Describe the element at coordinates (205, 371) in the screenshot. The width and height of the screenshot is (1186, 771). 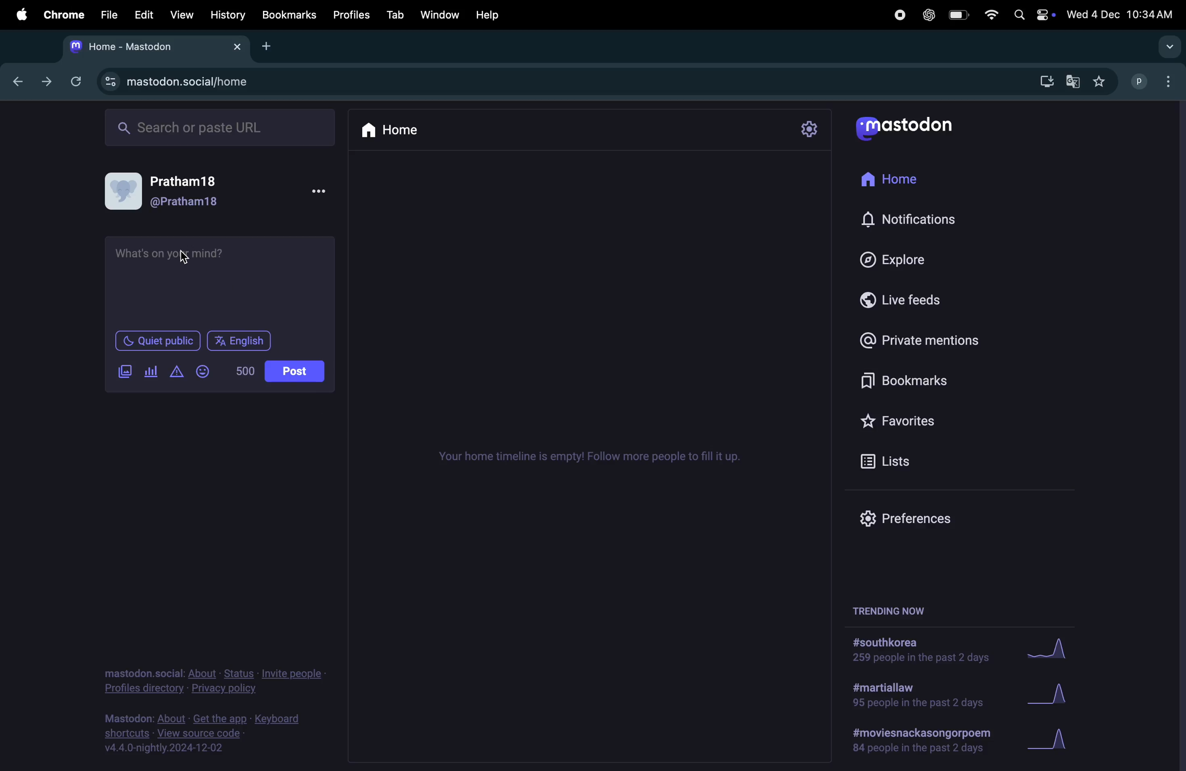
I see `emojis` at that location.